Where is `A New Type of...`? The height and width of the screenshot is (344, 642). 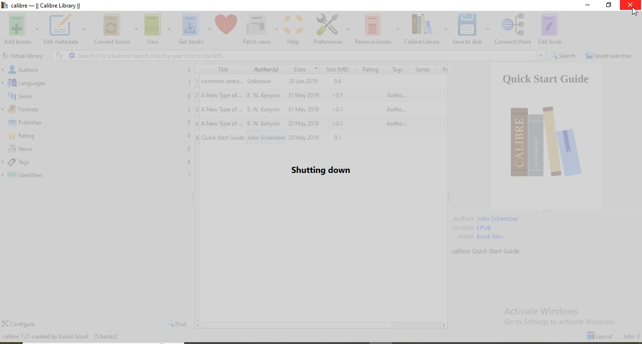 A New Type of... is located at coordinates (223, 109).